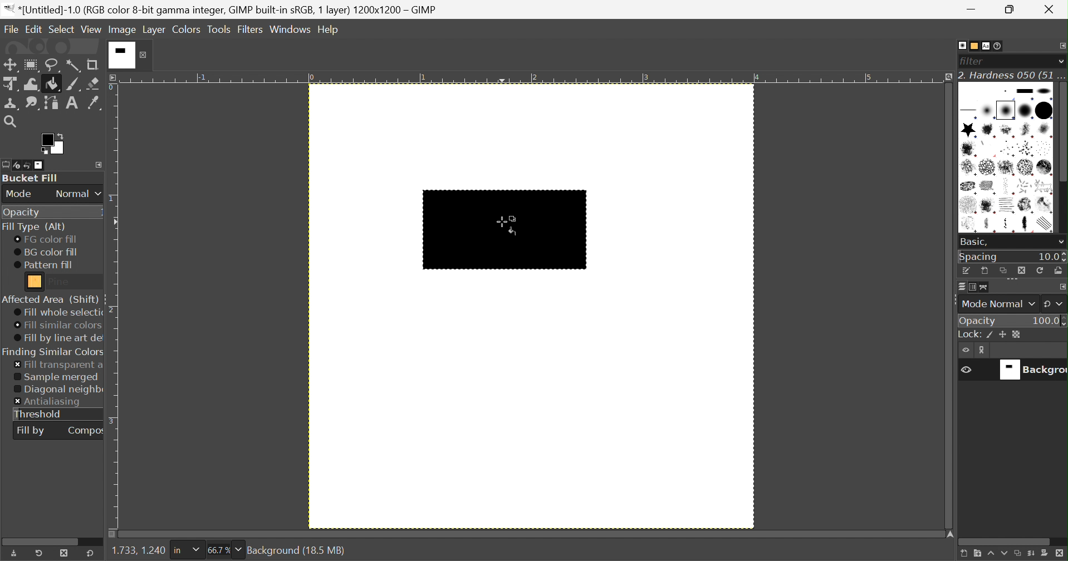  Describe the element at coordinates (45, 540) in the screenshot. I see `Scroll bar` at that location.